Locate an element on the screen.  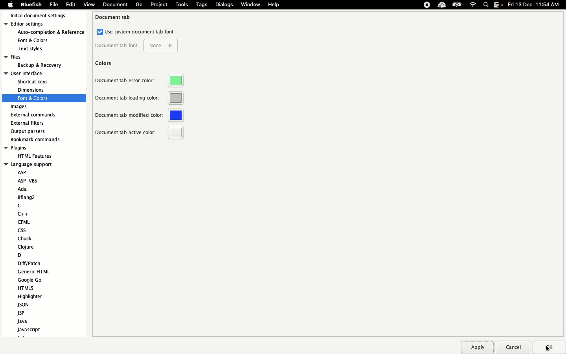
External filters is located at coordinates (29, 123).